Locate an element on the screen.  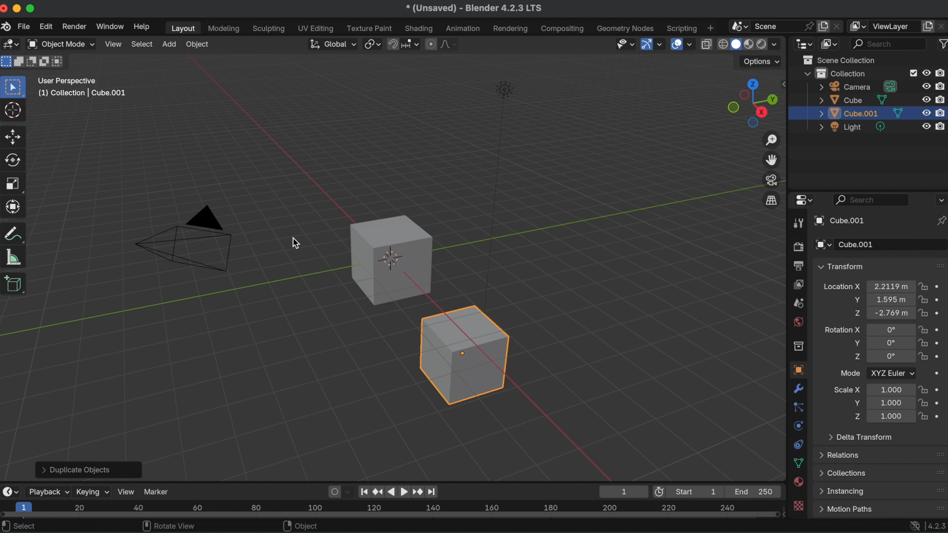
location of object is located at coordinates (891, 286).